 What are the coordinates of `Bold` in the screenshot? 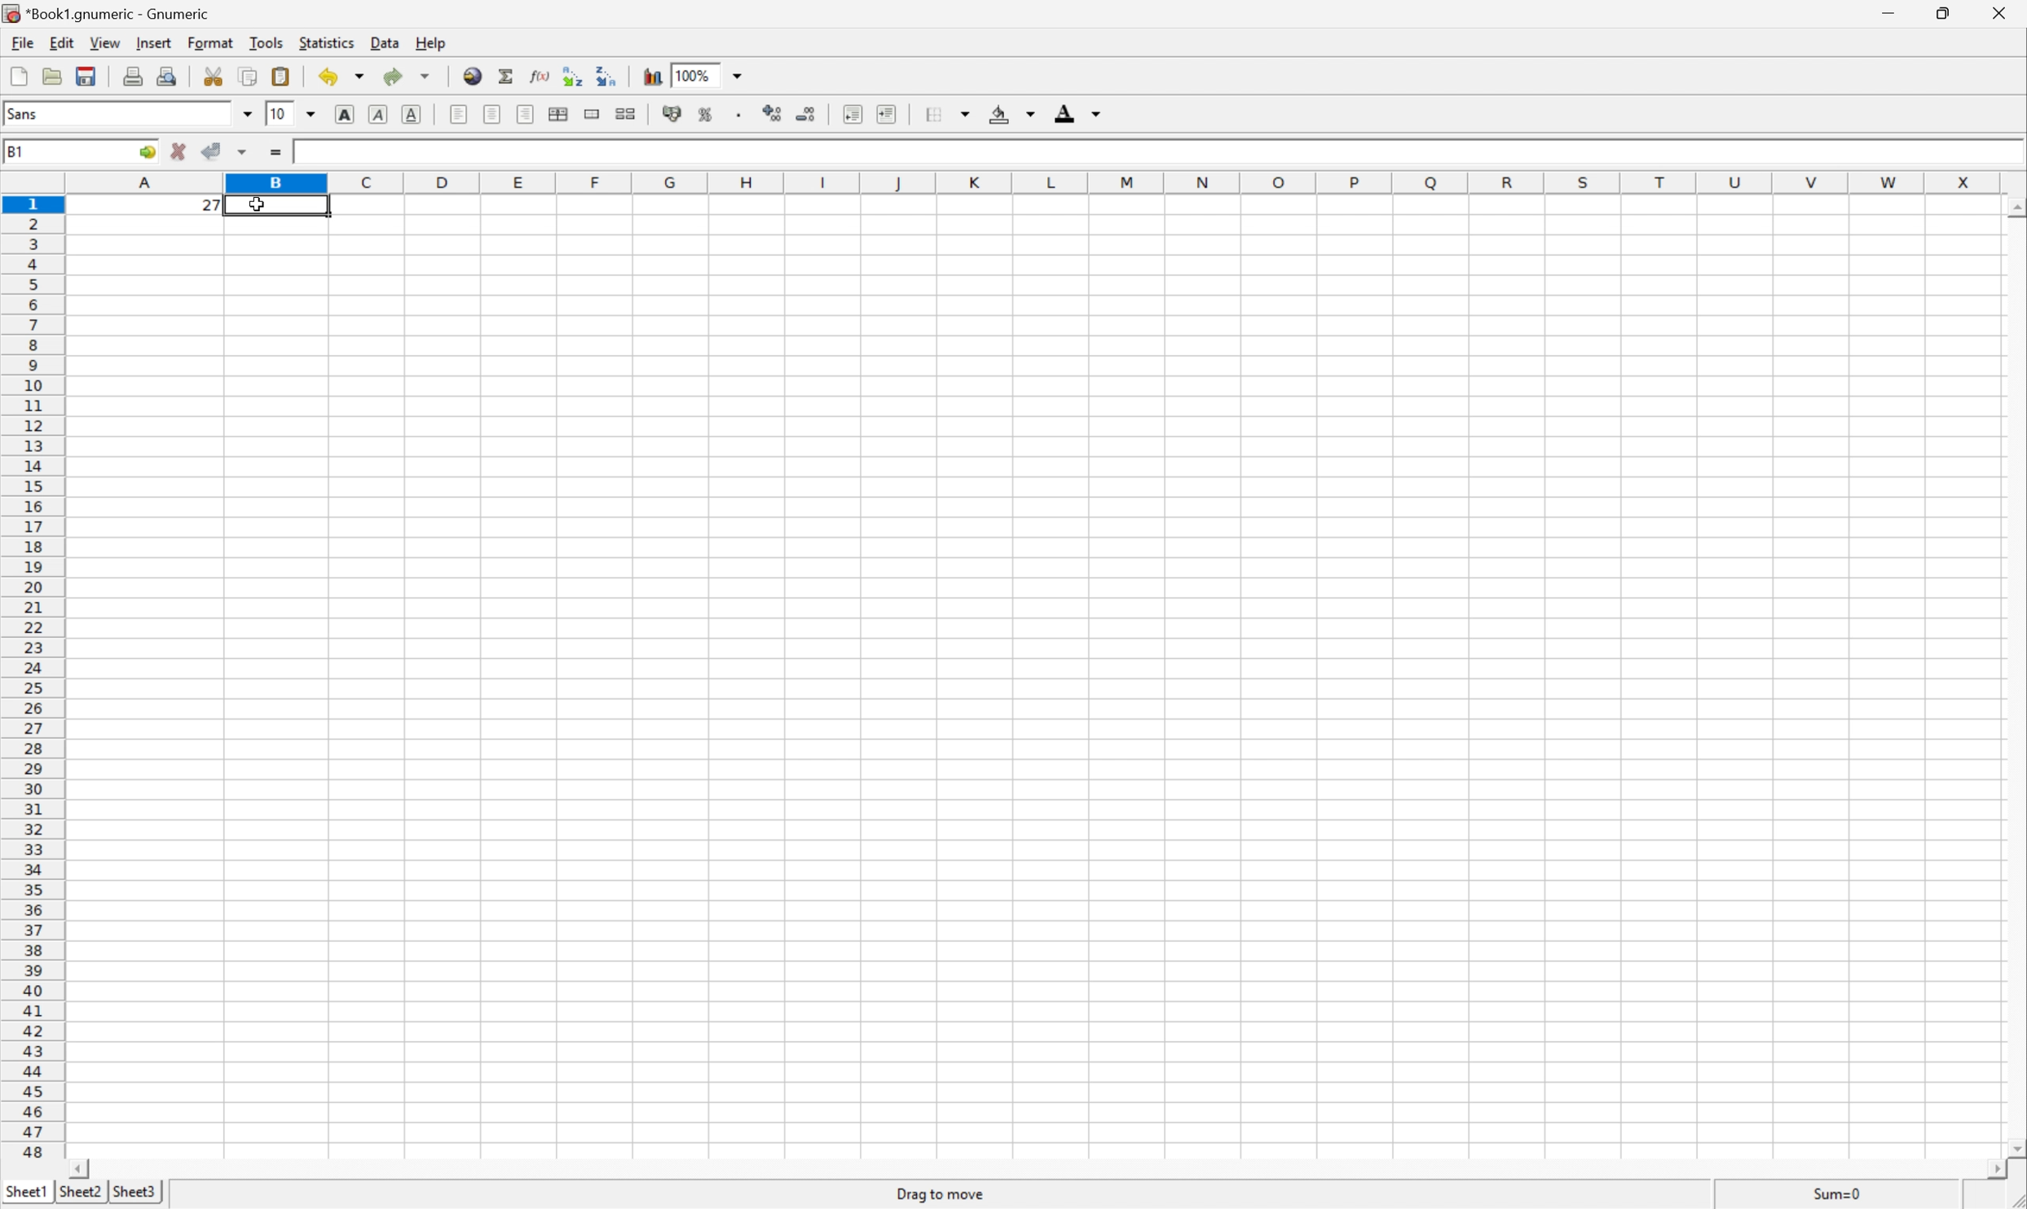 It's located at (343, 114).